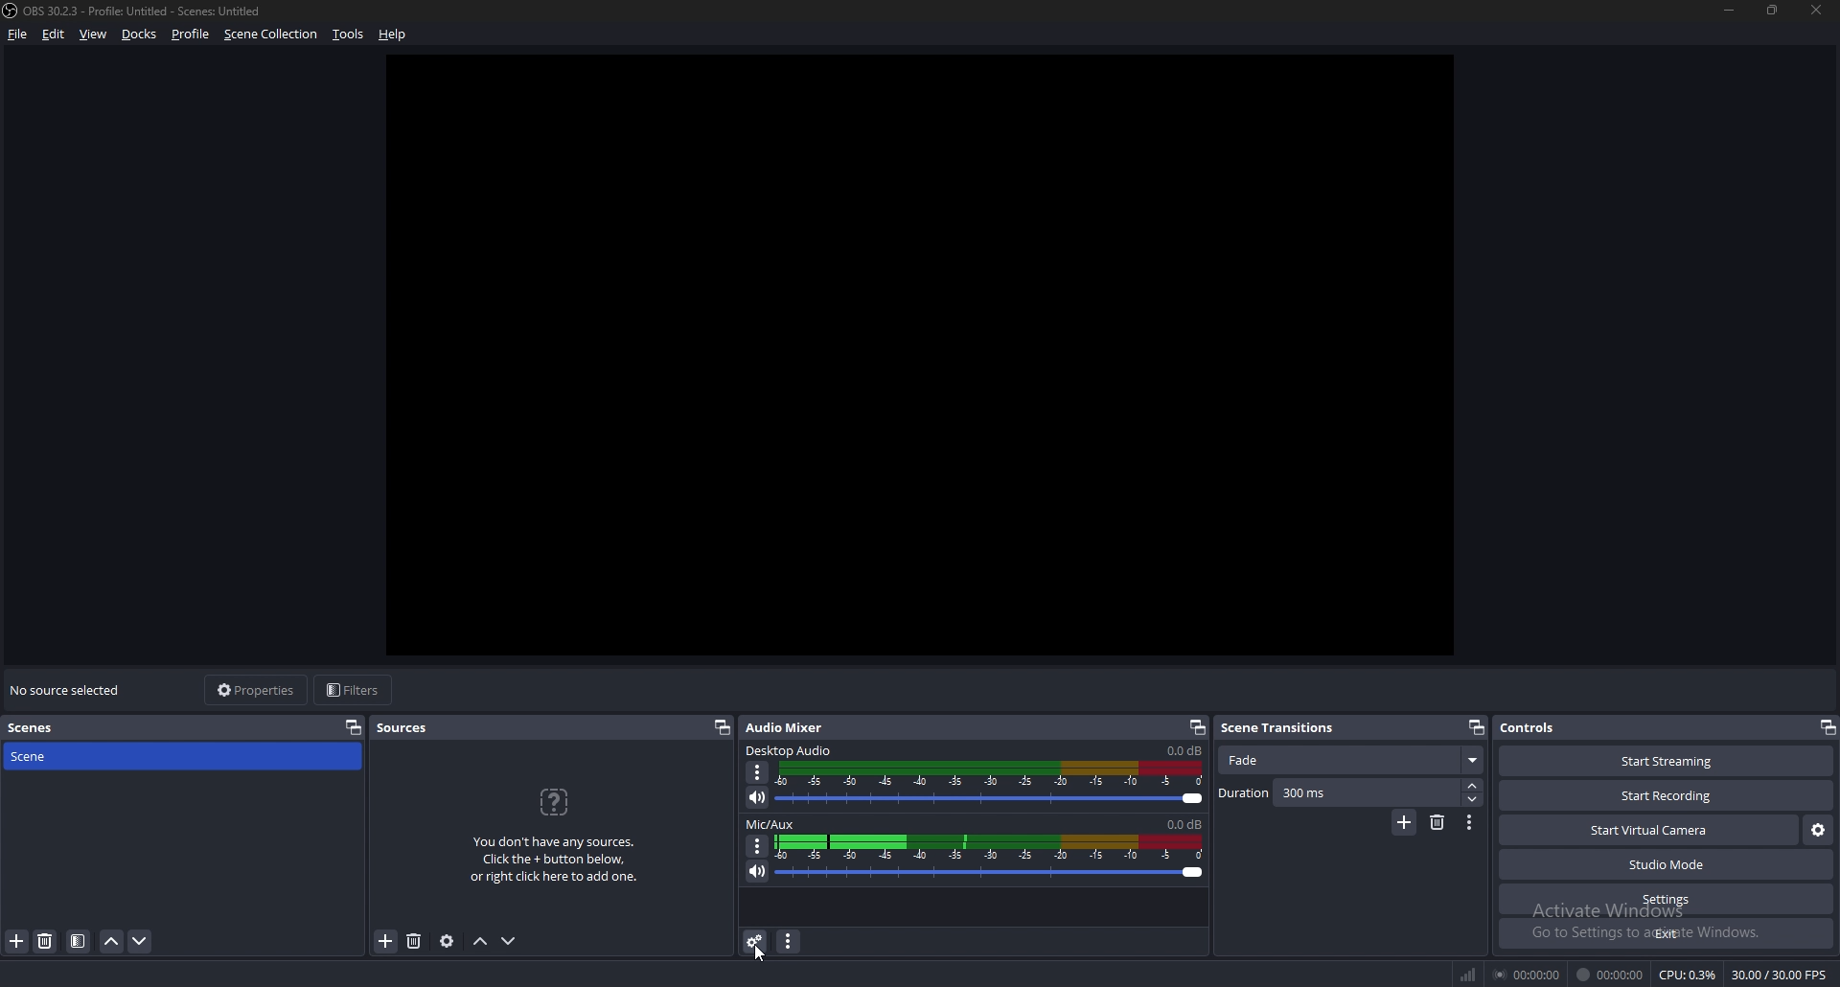 Image resolution: width=1840 pixels, height=987 pixels. I want to click on mic/aux, so click(771, 825).